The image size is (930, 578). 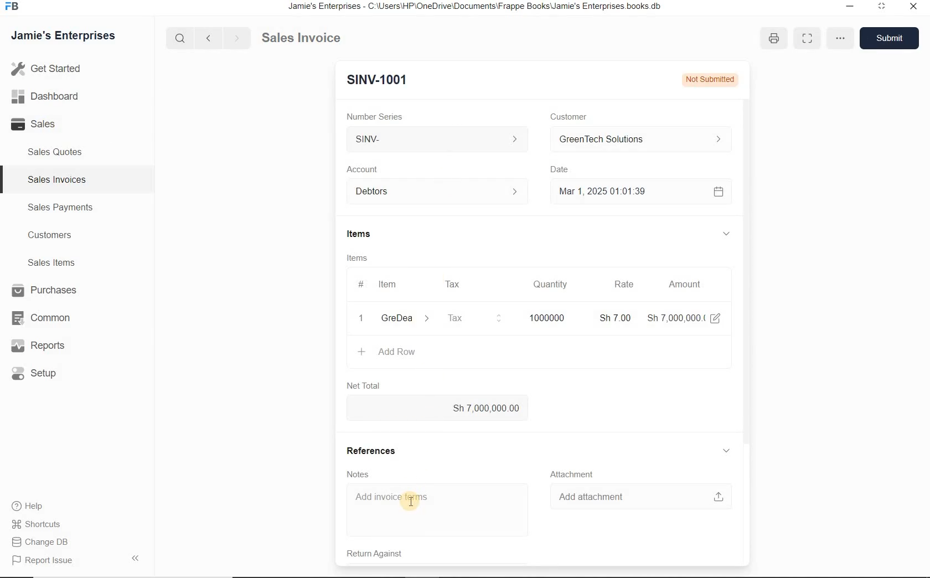 I want to click on frappe books, so click(x=11, y=7).